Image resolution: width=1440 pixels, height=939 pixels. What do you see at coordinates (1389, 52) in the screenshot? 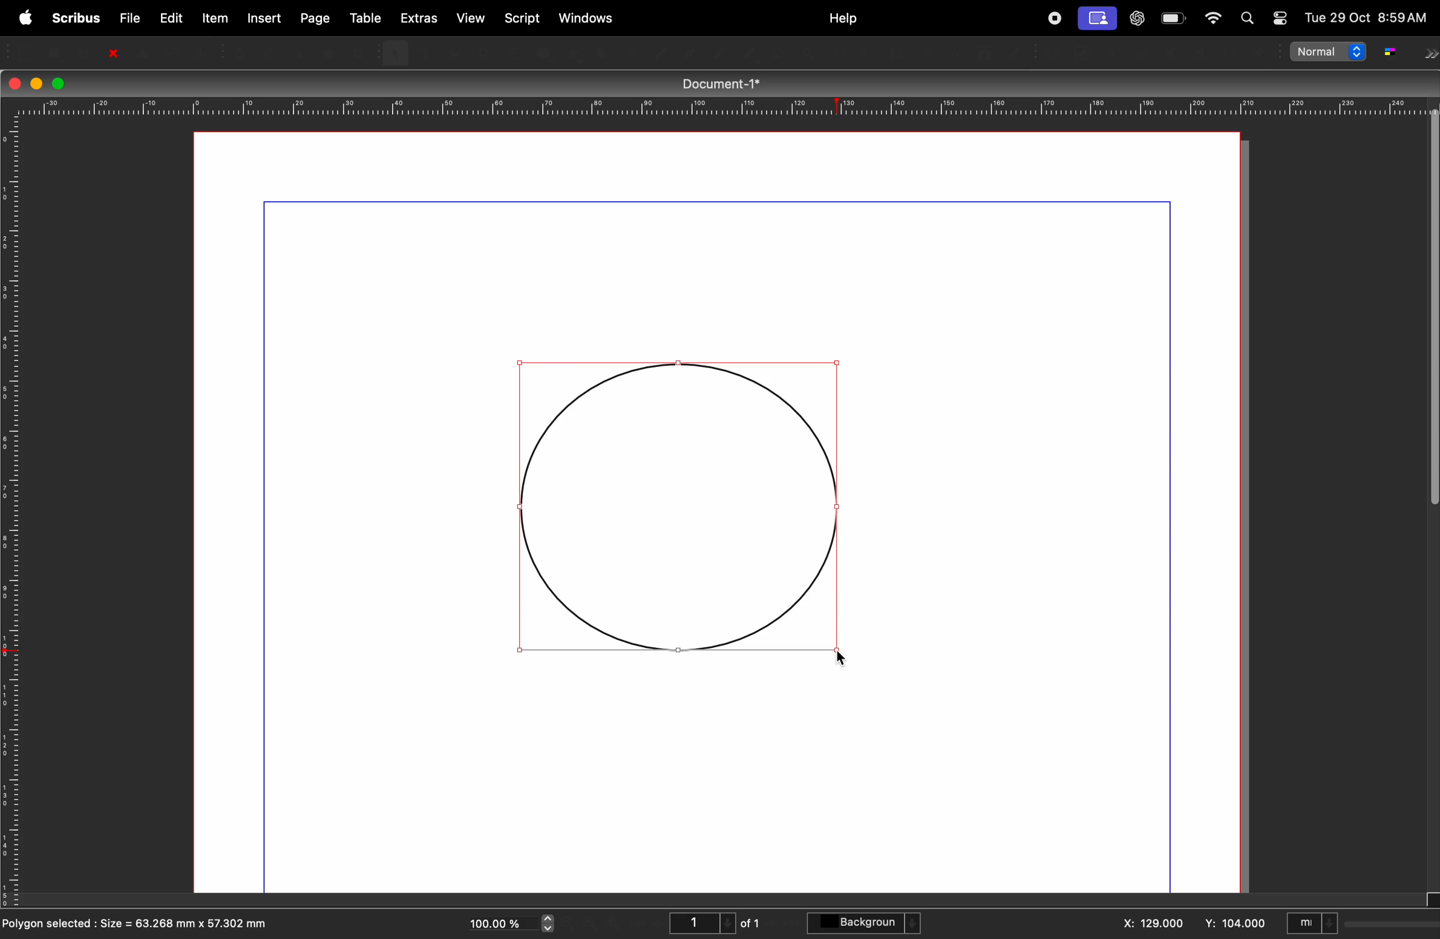
I see `g` at bounding box center [1389, 52].